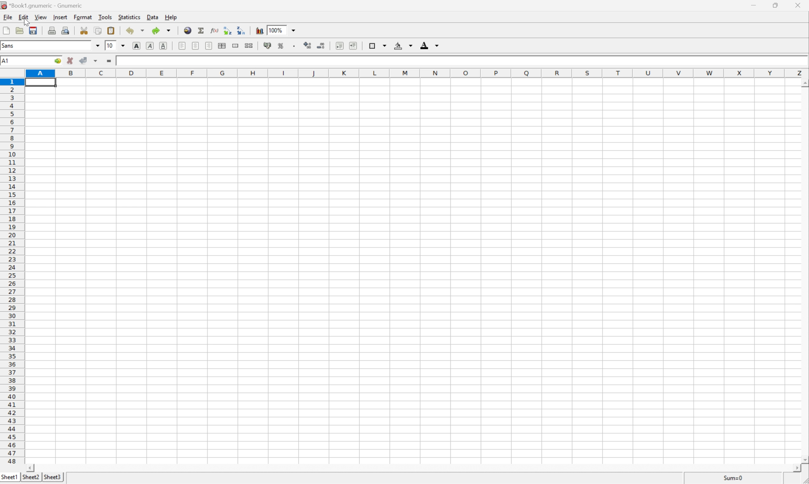  What do you see at coordinates (149, 45) in the screenshot?
I see `italic` at bounding box center [149, 45].